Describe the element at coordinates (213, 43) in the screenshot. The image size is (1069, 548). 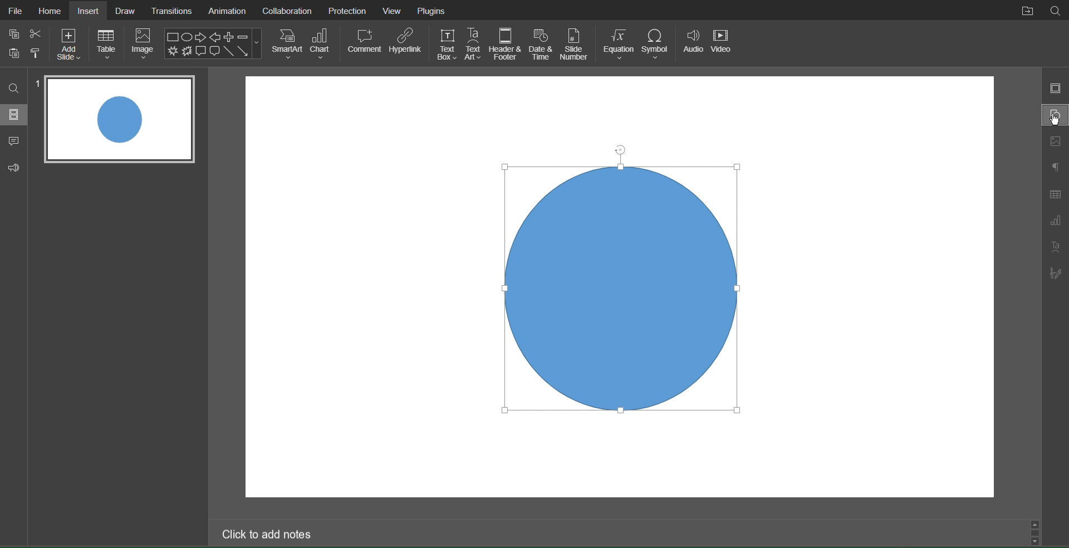
I see `Shapes Menu` at that location.